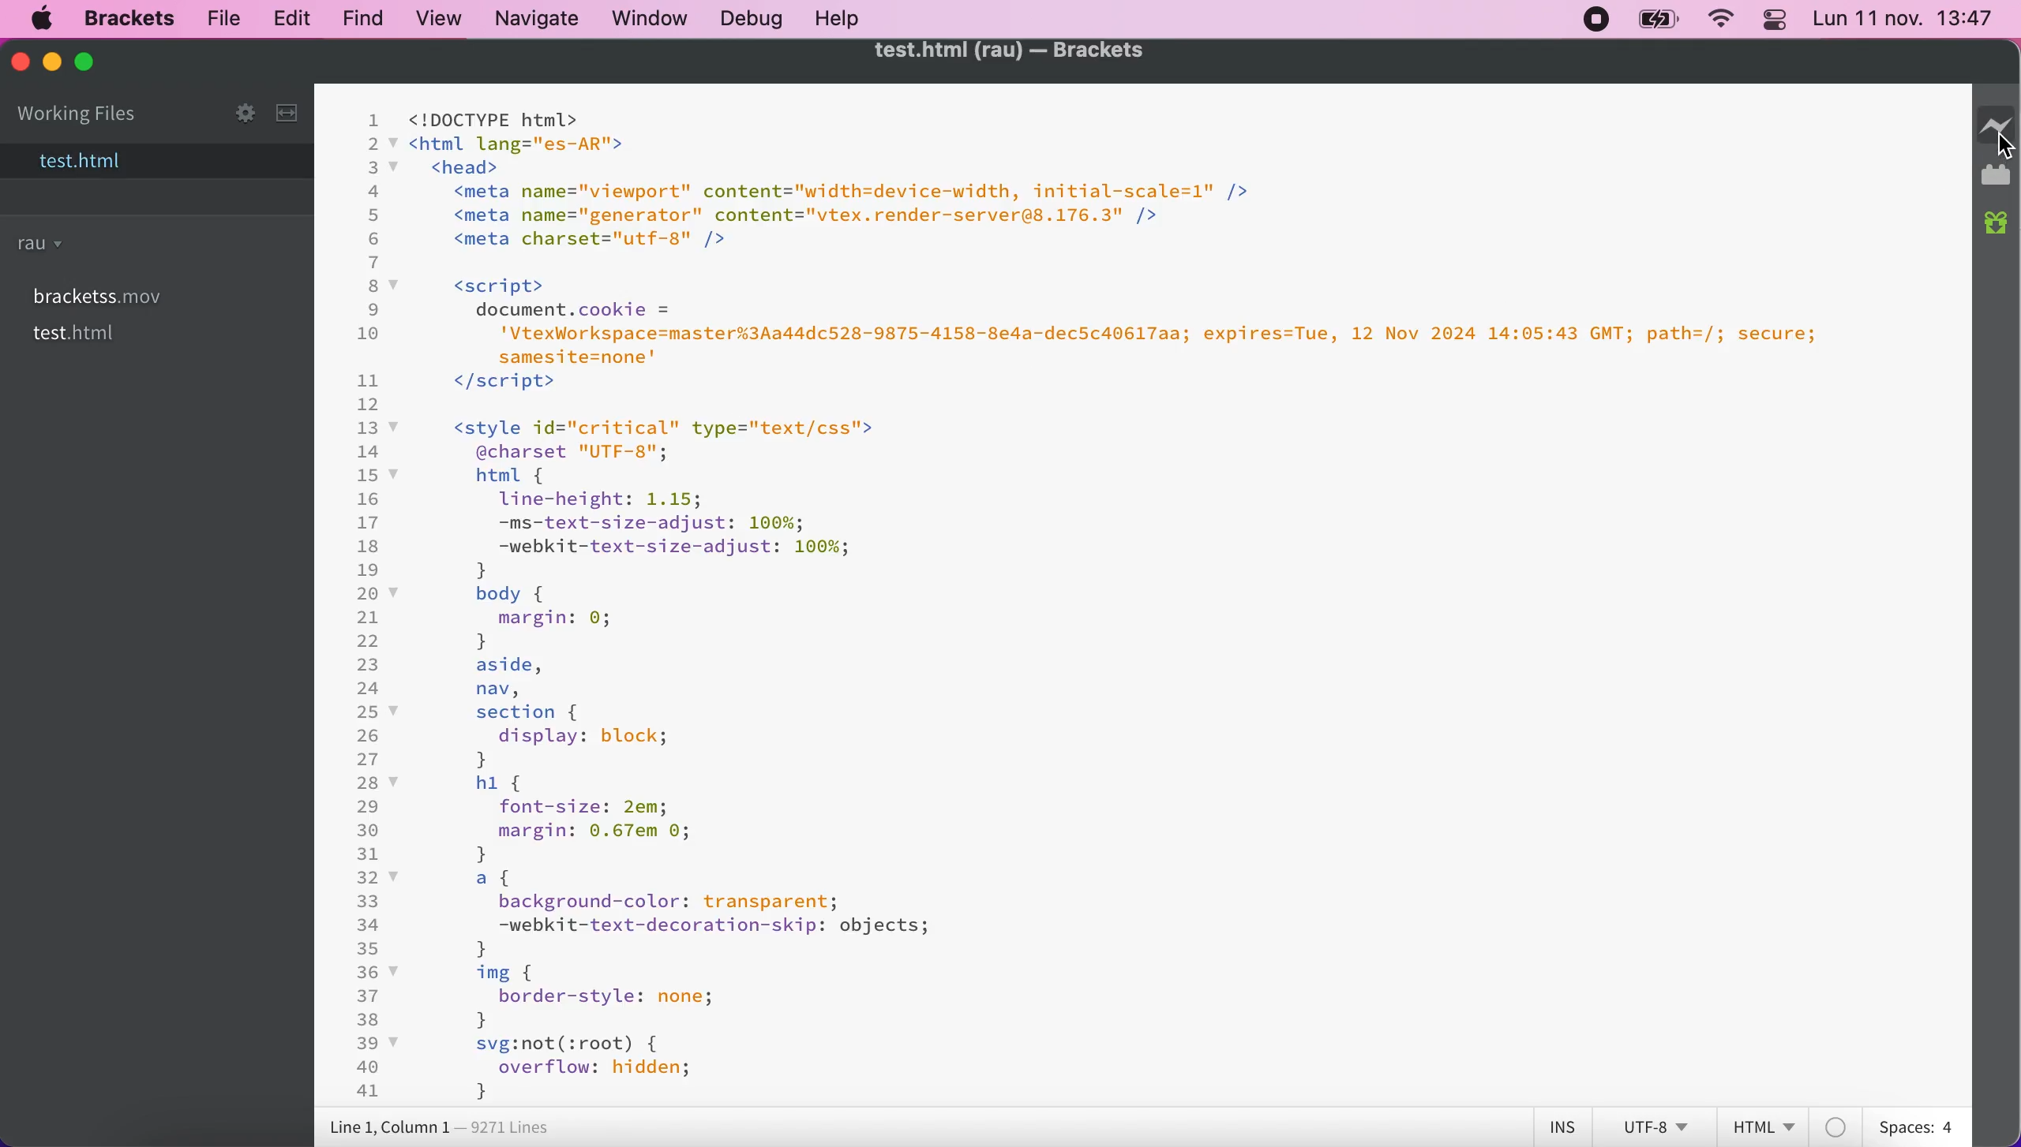 The image size is (2021, 1147). I want to click on debug, so click(756, 18).